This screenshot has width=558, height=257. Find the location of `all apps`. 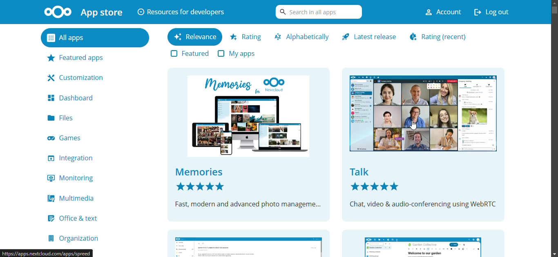

all apps is located at coordinates (83, 38).